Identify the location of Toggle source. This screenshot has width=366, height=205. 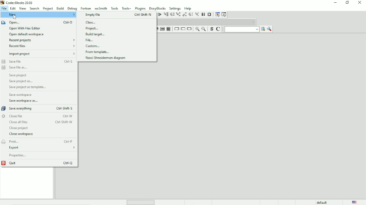
(211, 29).